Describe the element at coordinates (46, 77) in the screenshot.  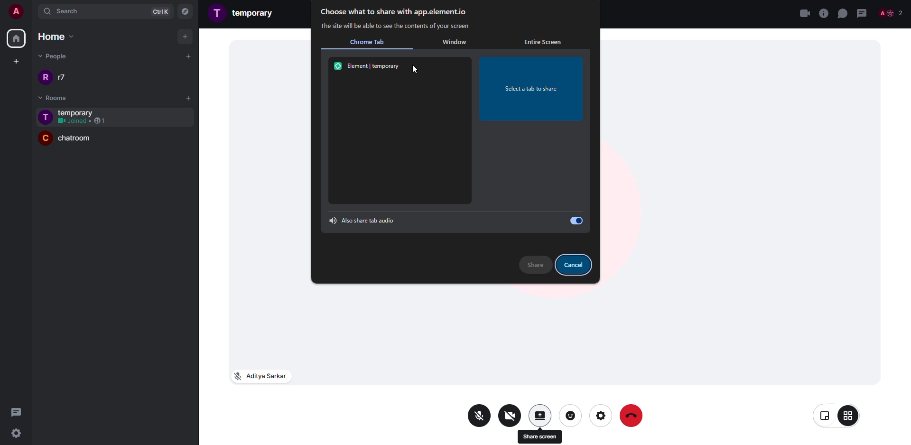
I see `profile` at that location.